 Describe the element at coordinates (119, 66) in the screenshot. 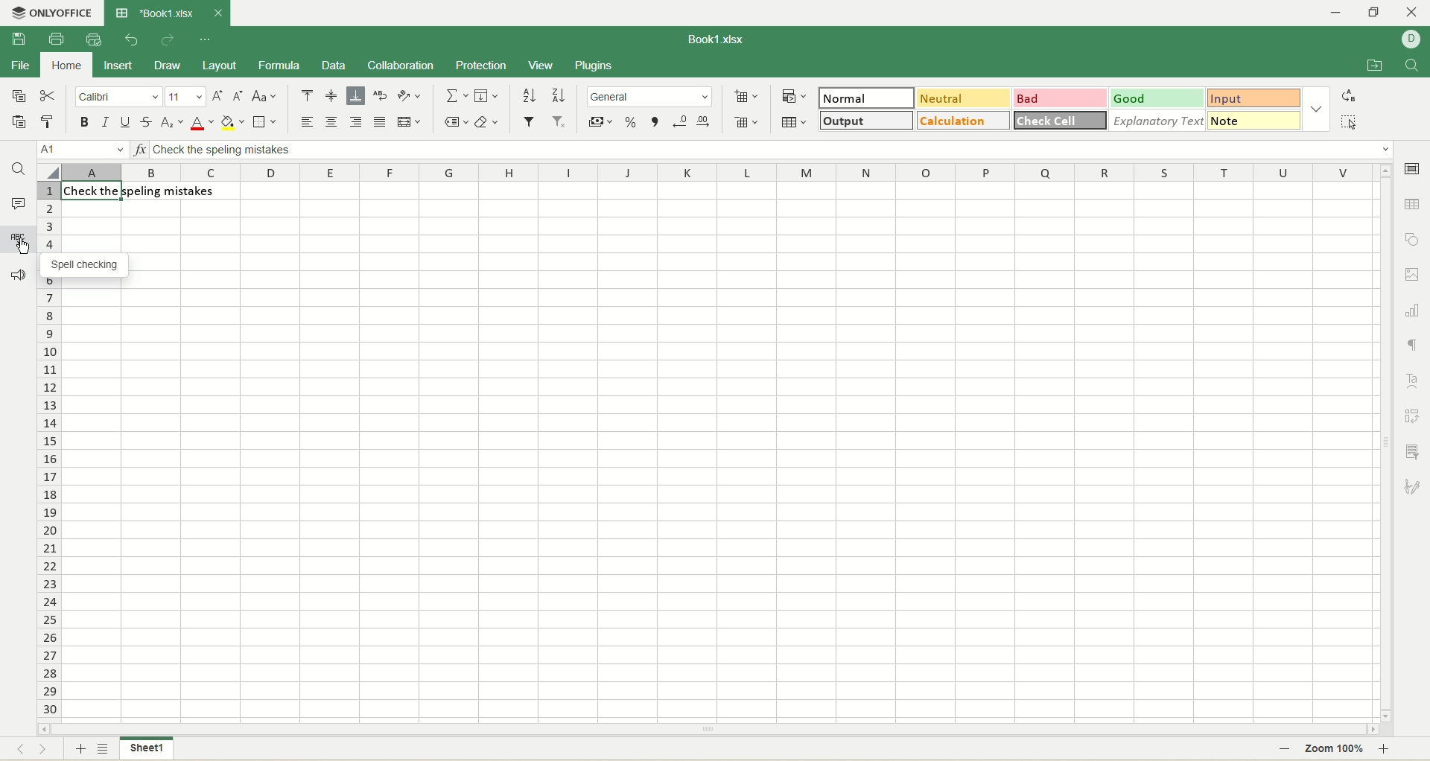

I see `insert` at that location.